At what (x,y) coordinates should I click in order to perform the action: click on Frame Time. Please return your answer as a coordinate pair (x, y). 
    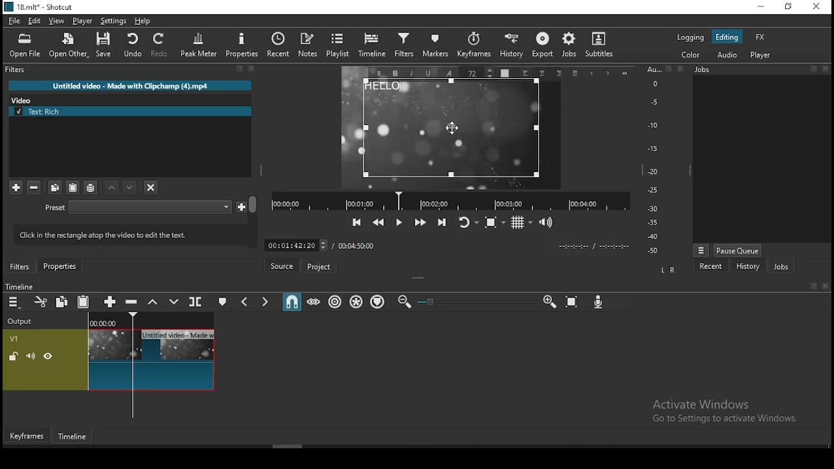
    Looking at the image, I should click on (296, 244).